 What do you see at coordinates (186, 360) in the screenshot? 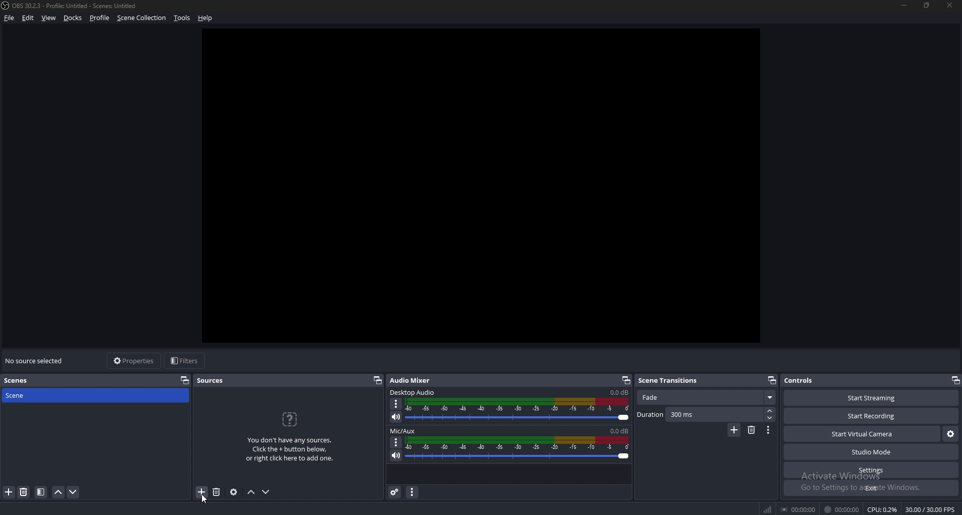
I see `Filters ` at bounding box center [186, 360].